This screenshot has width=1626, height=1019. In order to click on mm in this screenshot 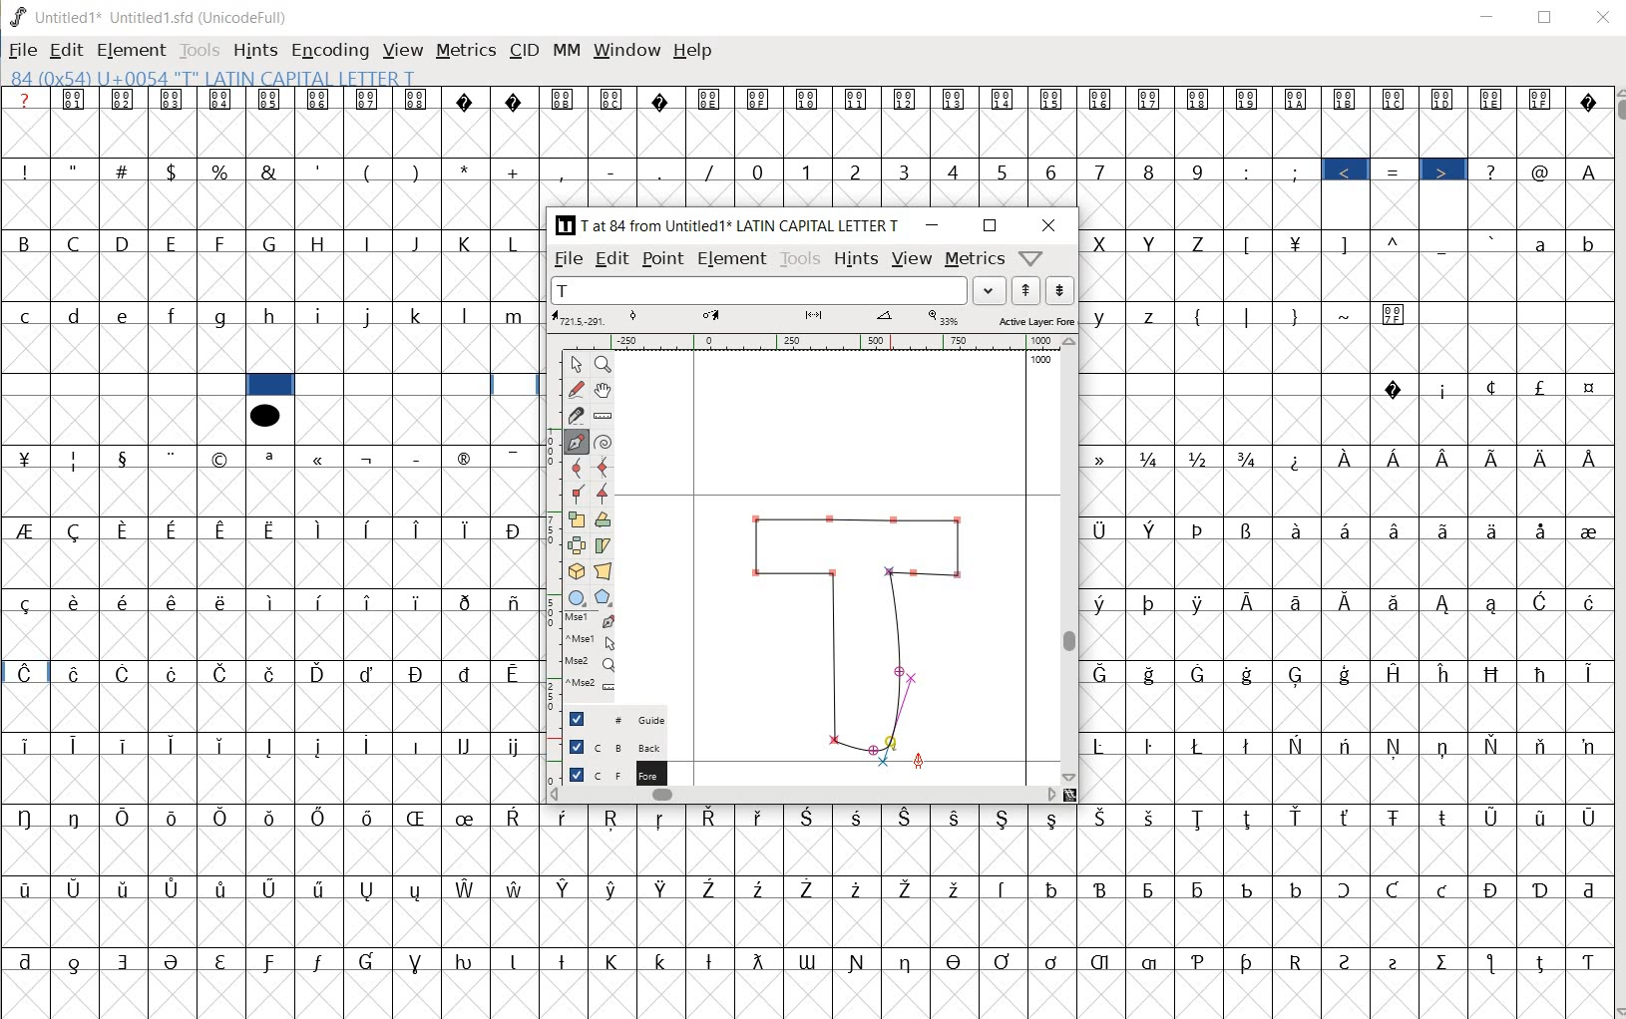, I will do `click(566, 51)`.